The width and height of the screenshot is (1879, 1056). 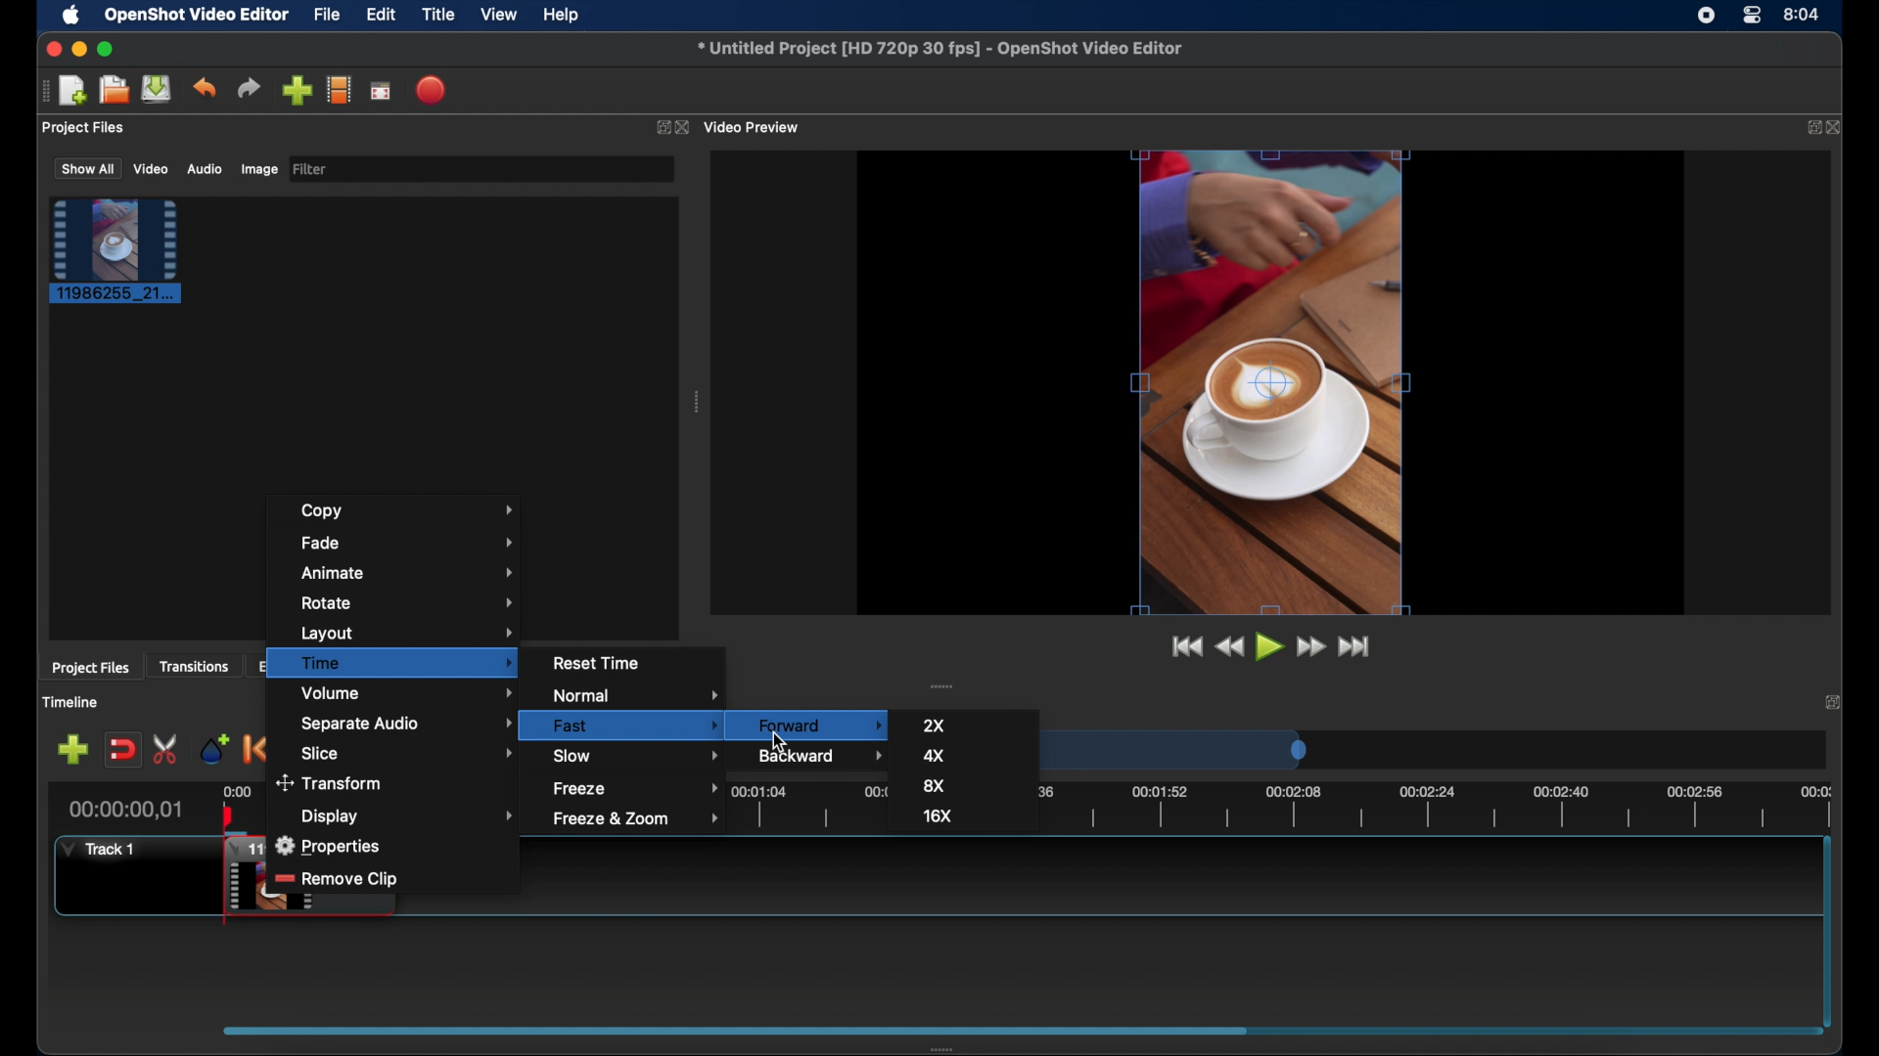 I want to click on drag handle, so click(x=41, y=92).